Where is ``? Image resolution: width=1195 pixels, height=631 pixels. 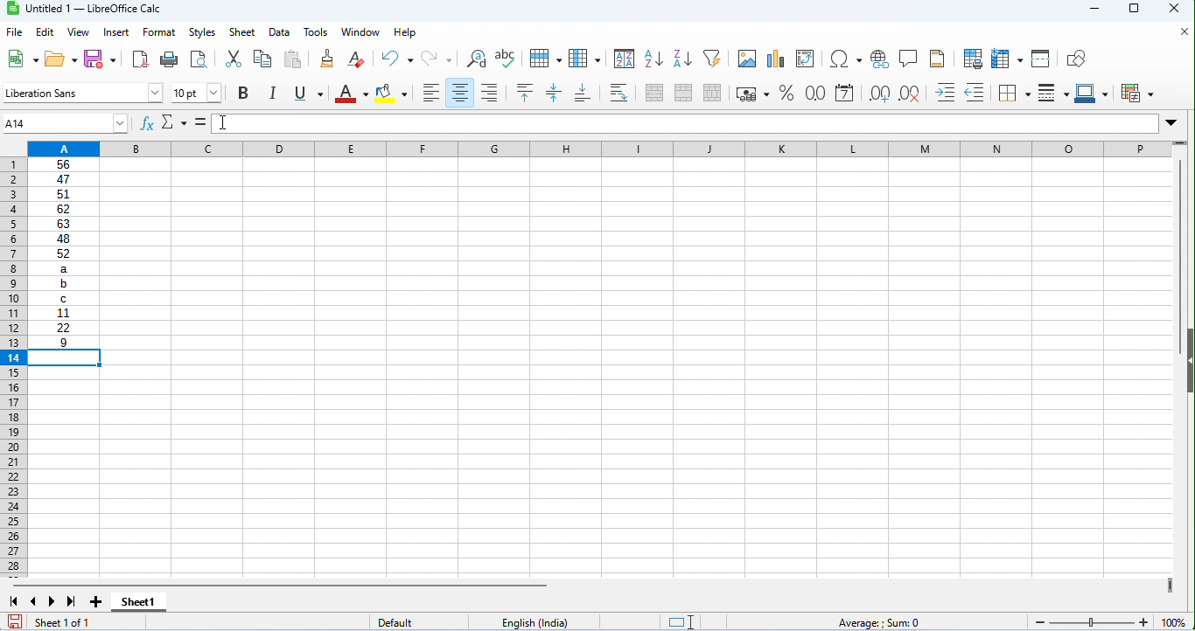  is located at coordinates (243, 94).